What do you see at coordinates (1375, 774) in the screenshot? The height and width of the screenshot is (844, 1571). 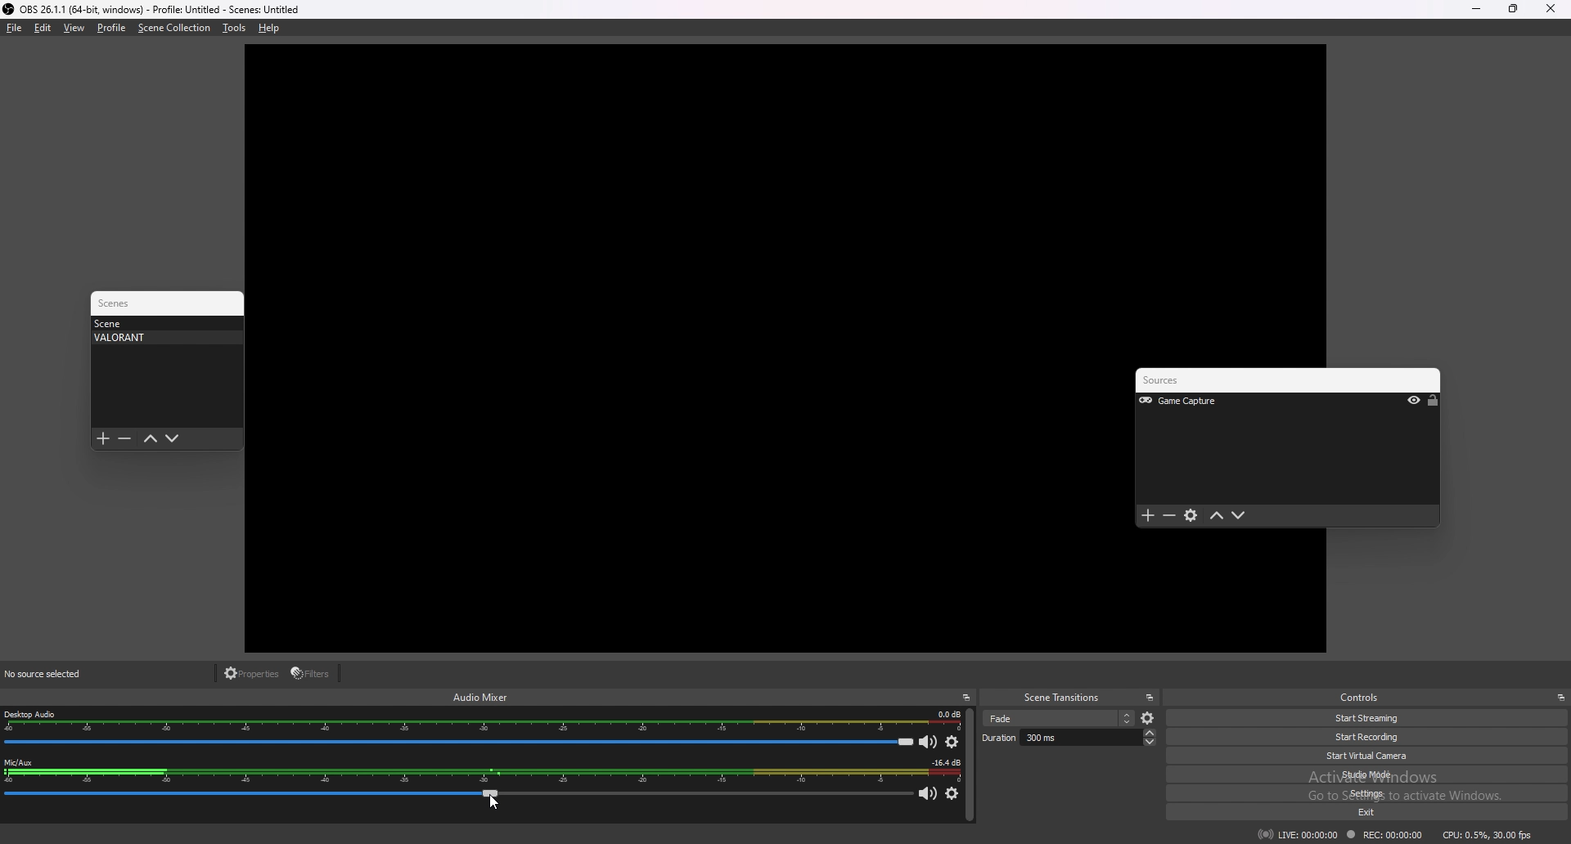 I see `studio mode` at bounding box center [1375, 774].